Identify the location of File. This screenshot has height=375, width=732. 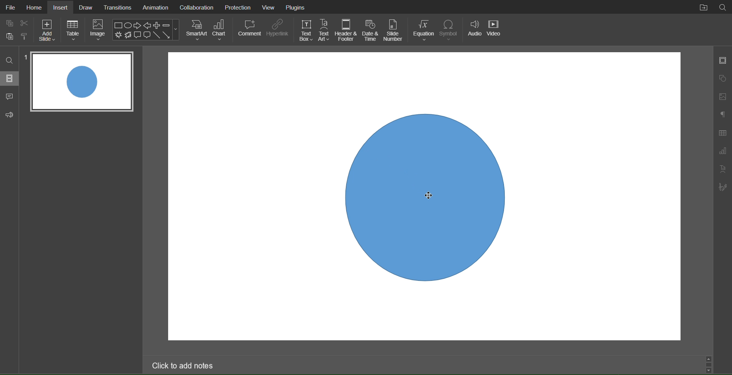
(9, 6).